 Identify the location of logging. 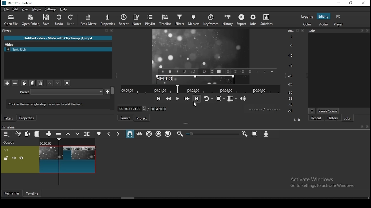
(308, 16).